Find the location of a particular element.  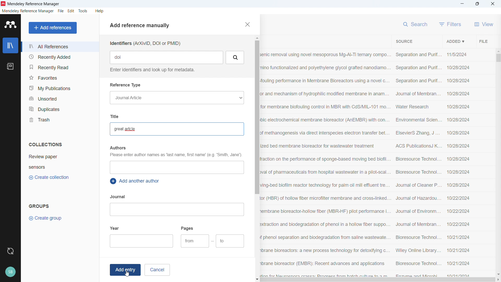

Scroll down is located at coordinates (257, 280).